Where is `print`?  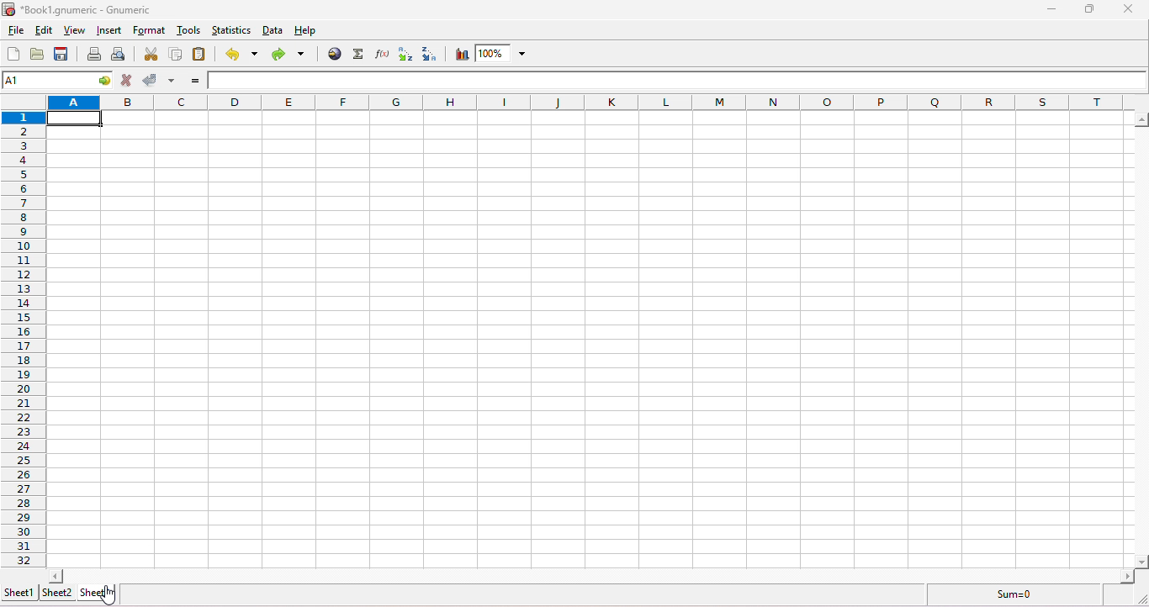
print is located at coordinates (94, 55).